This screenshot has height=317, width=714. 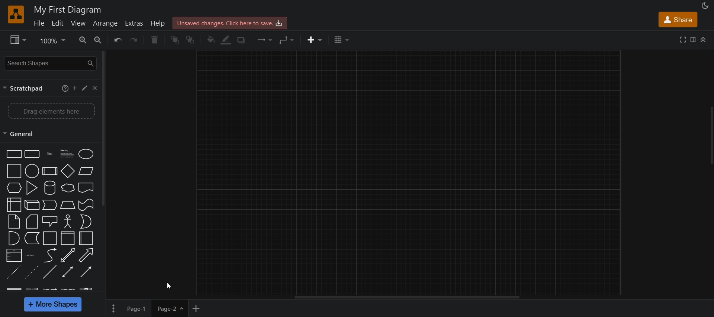 What do you see at coordinates (98, 41) in the screenshot?
I see `zoom out` at bounding box center [98, 41].